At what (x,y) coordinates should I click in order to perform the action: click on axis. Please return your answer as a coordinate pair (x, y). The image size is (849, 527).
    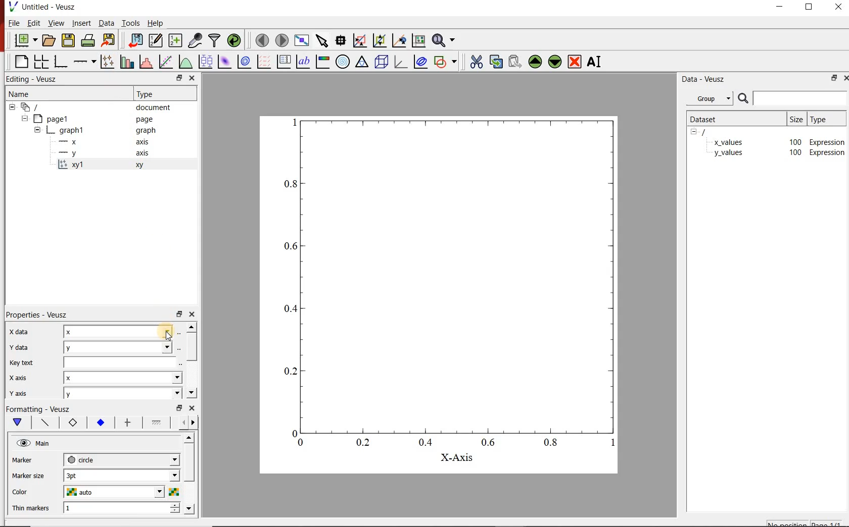
    Looking at the image, I should click on (142, 153).